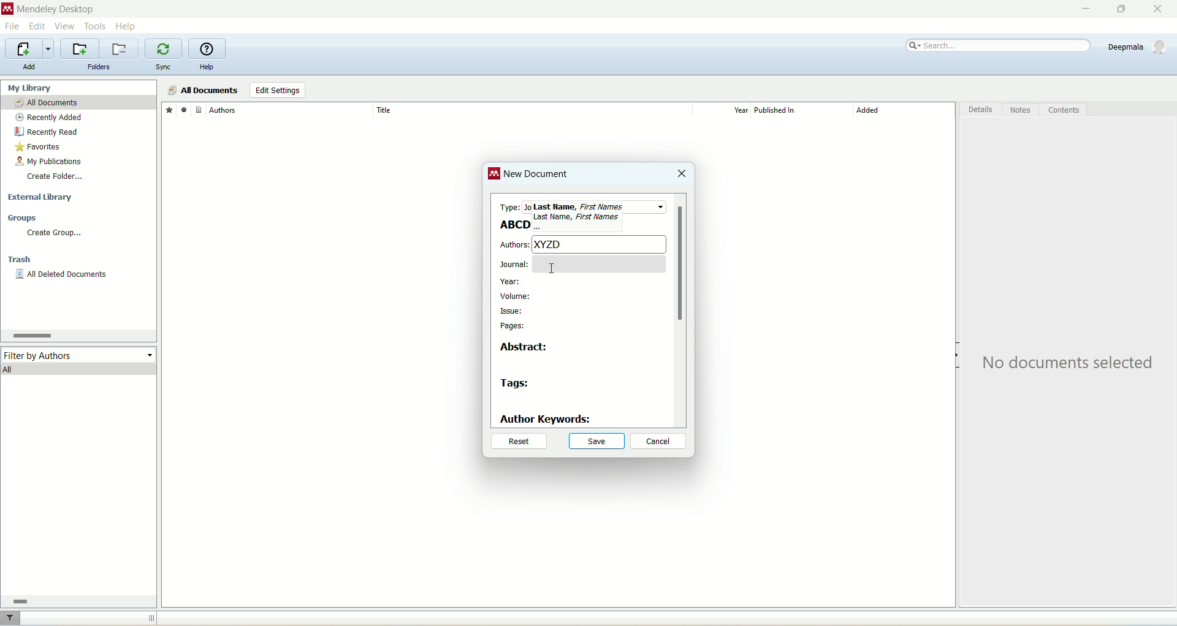 Image resolution: width=1177 pixels, height=626 pixels. Describe the element at coordinates (46, 132) in the screenshot. I see `recently read` at that location.